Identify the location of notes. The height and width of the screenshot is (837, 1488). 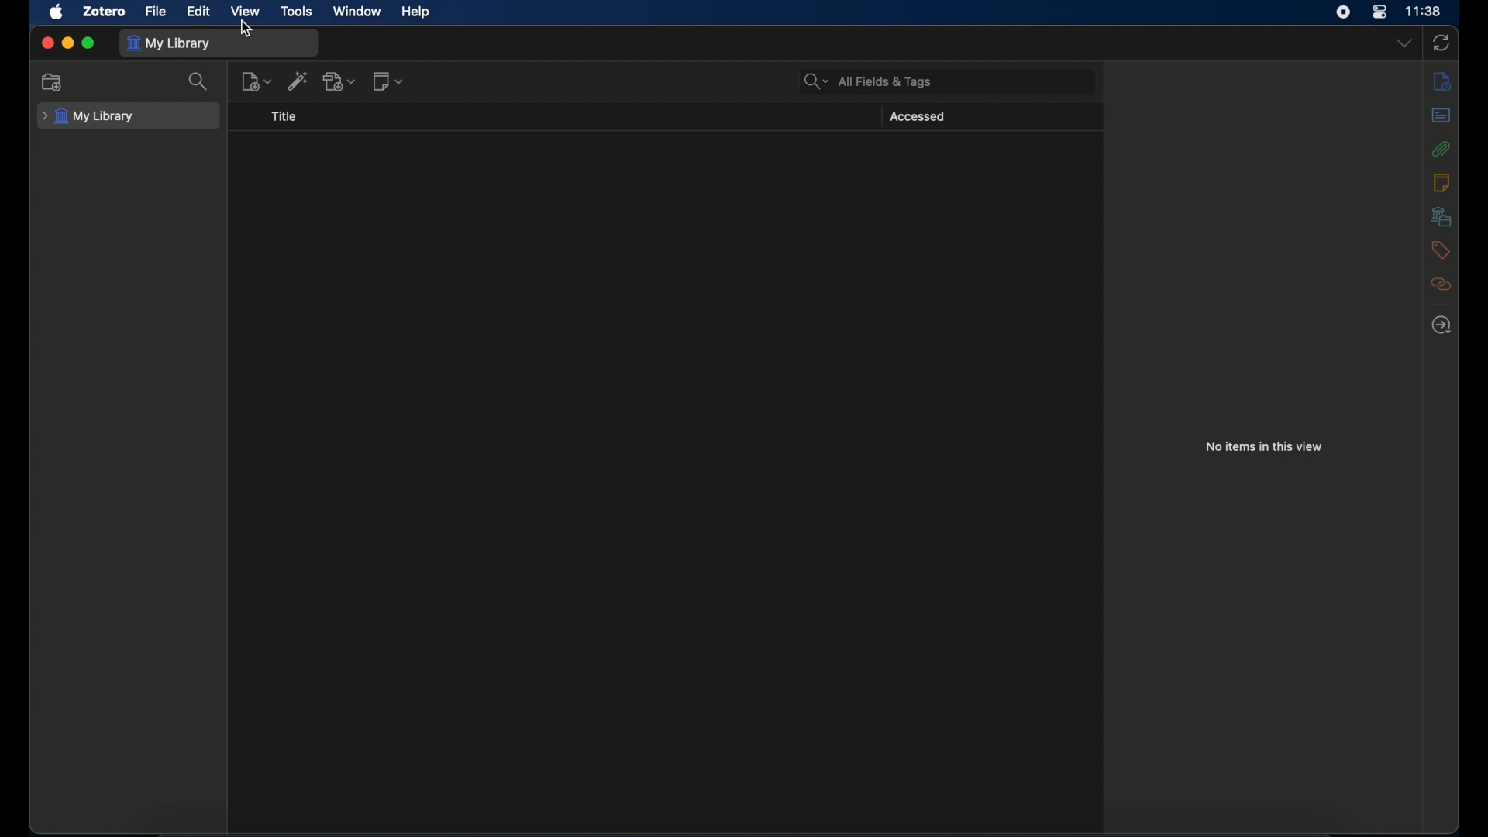
(1443, 182).